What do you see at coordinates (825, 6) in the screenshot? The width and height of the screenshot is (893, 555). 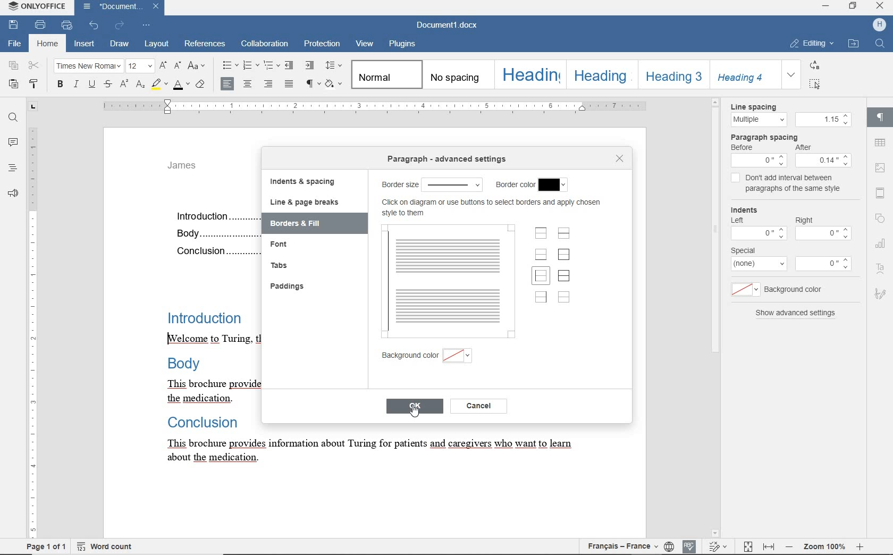 I see `minimize` at bounding box center [825, 6].